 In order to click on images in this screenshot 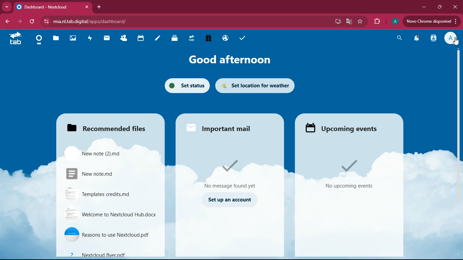, I will do `click(72, 39)`.